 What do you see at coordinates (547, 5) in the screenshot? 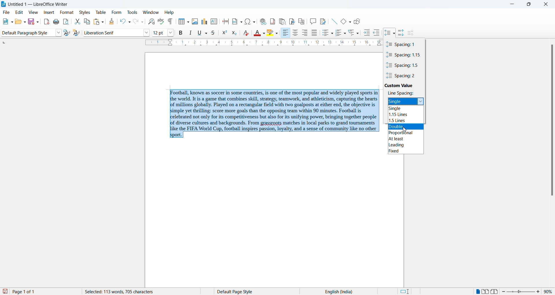
I see `close` at bounding box center [547, 5].